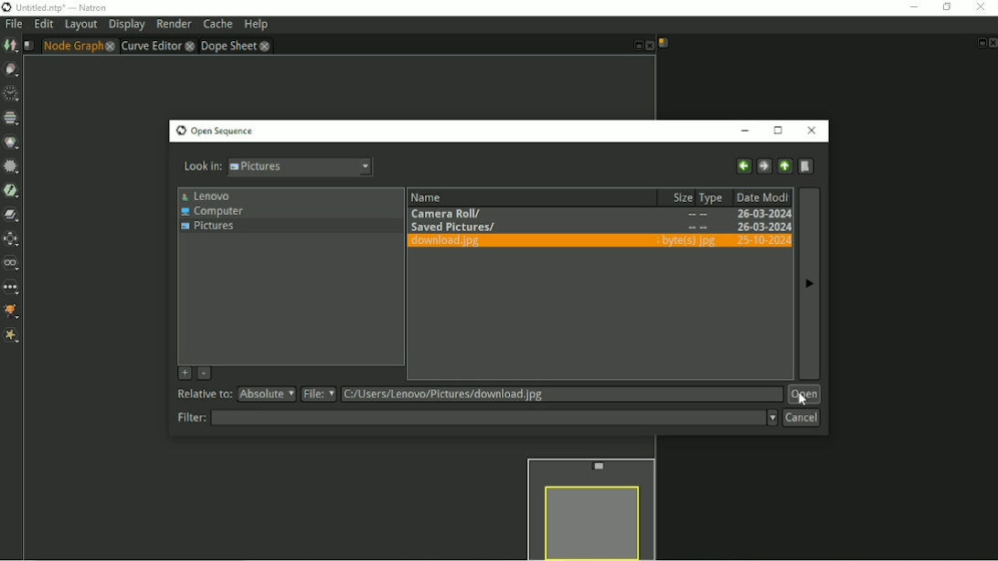  I want to click on Open, so click(804, 395).